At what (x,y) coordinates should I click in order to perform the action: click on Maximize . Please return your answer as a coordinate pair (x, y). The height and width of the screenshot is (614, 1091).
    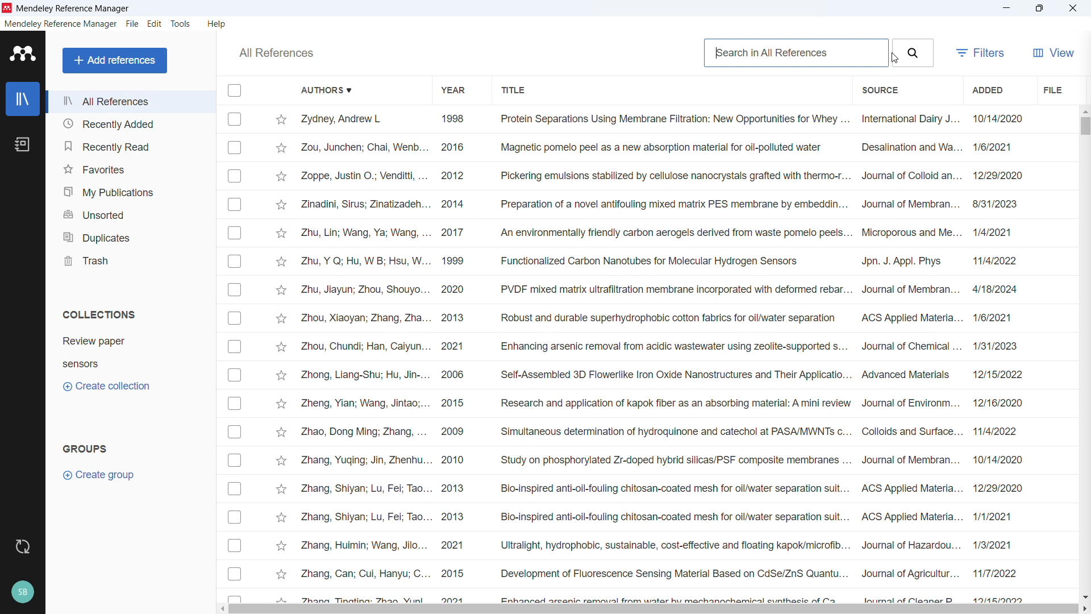
    Looking at the image, I should click on (1039, 9).